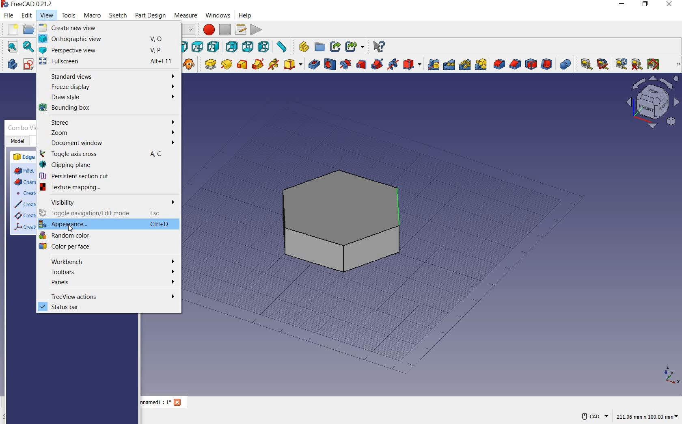 The height and width of the screenshot is (424, 682). What do you see at coordinates (647, 418) in the screenshot?
I see `211.05 mm x 100.00 mm(dimension)` at bounding box center [647, 418].